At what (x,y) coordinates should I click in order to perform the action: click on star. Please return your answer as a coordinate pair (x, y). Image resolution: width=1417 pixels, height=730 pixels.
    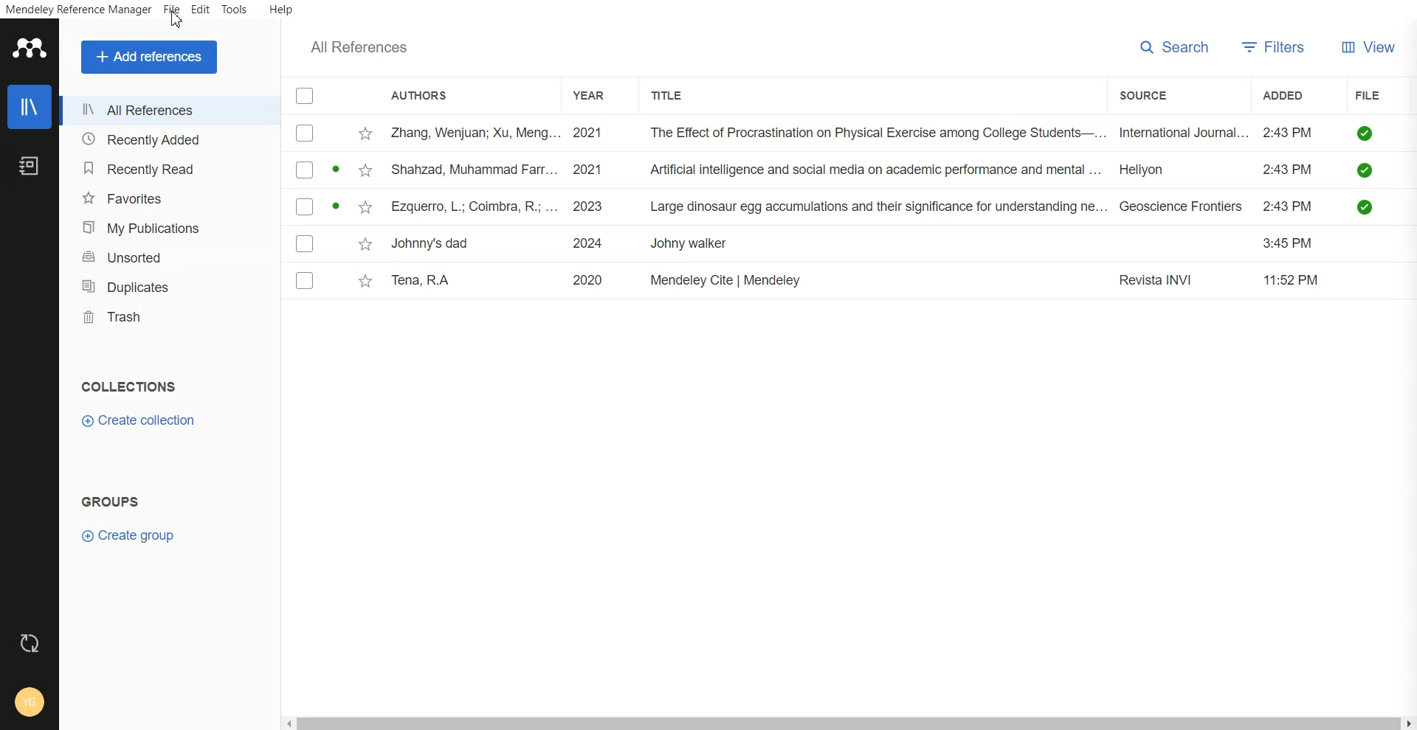
    Looking at the image, I should click on (363, 244).